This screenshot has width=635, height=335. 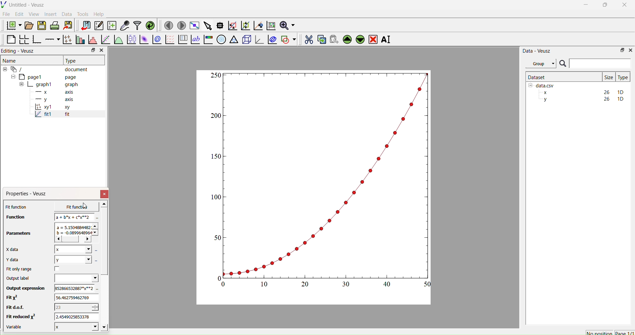 I want to click on Edit, so click(x=19, y=14).